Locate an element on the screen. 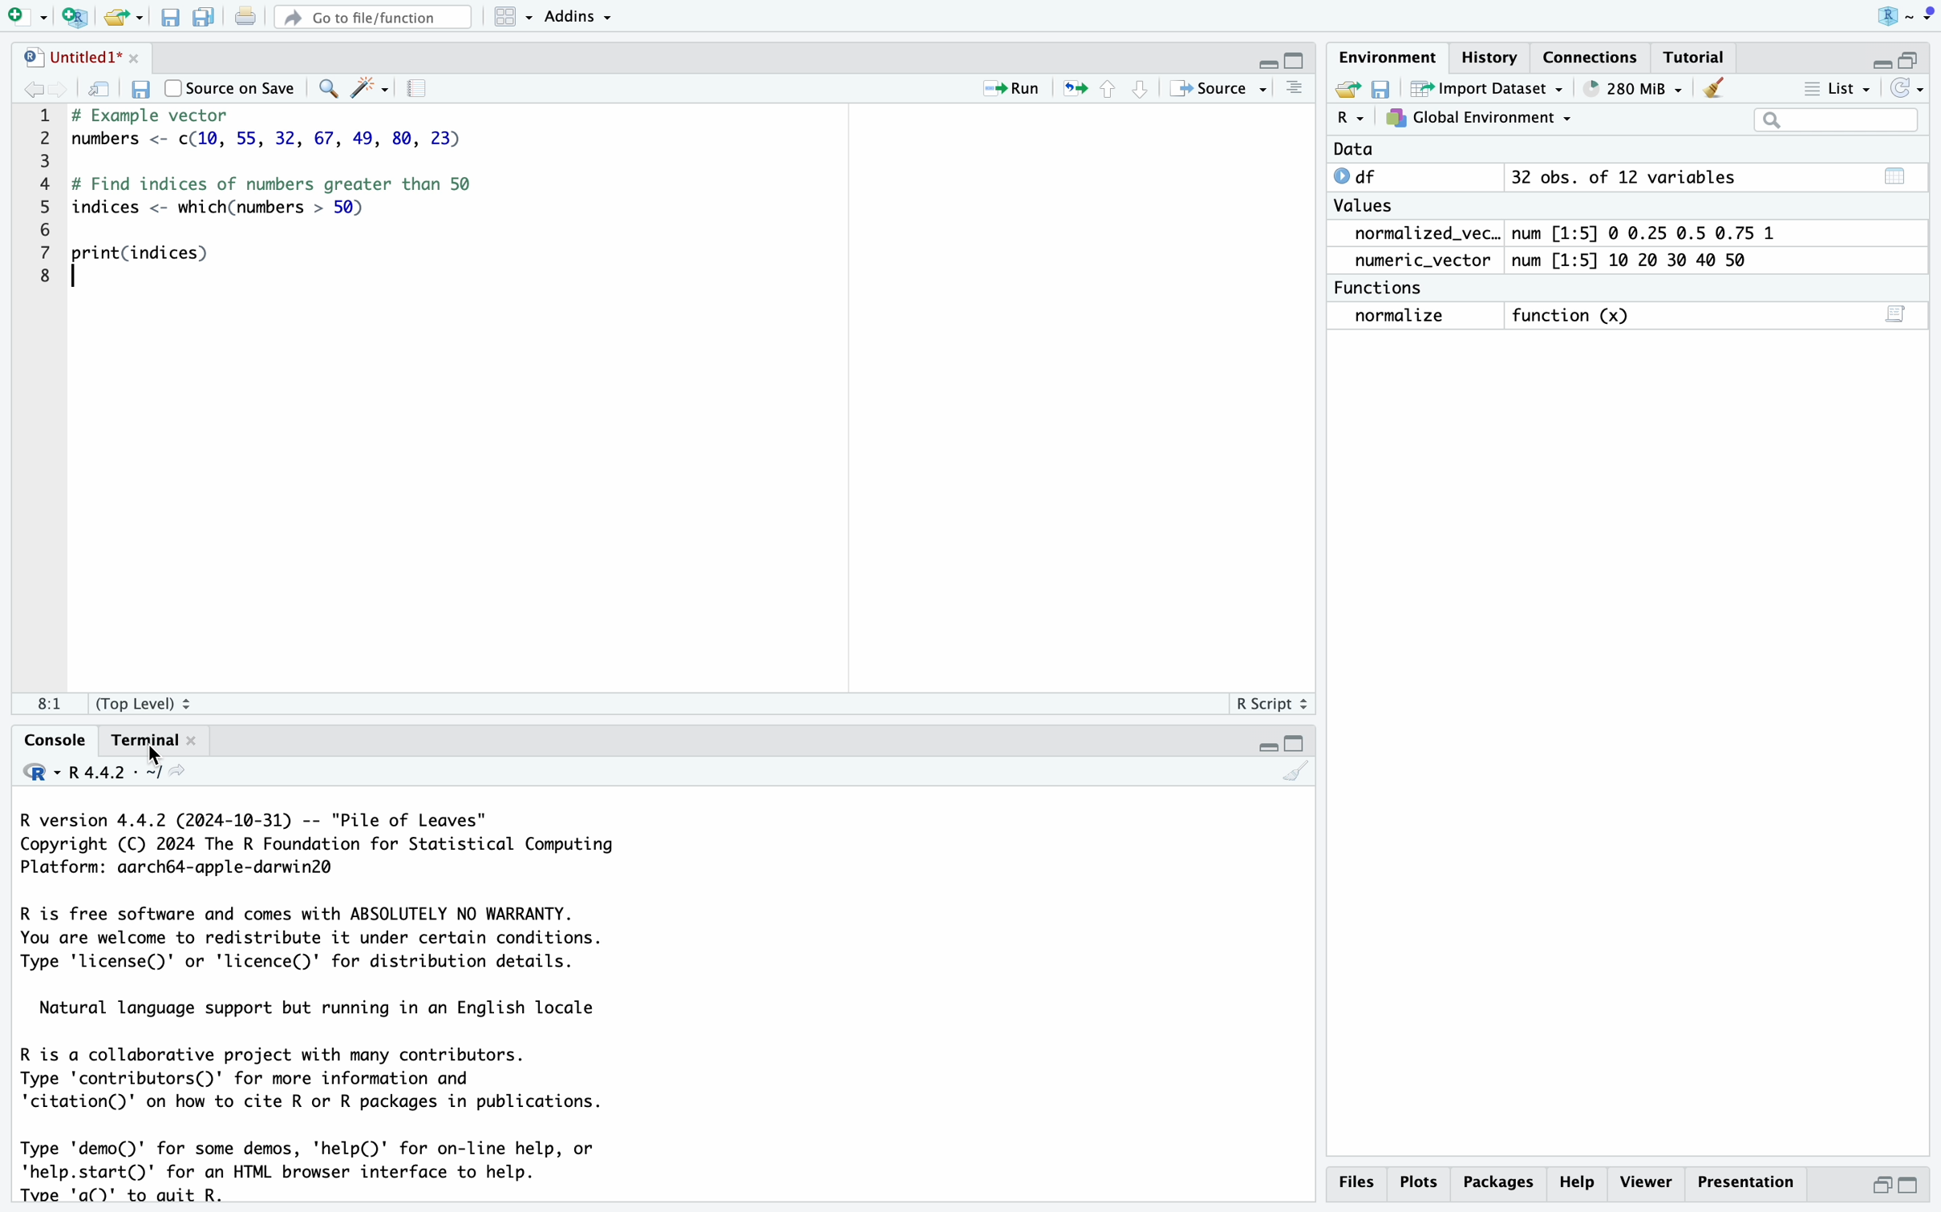 The height and width of the screenshot is (1212, 1941). (Top Level) 2 is located at coordinates (146, 702).